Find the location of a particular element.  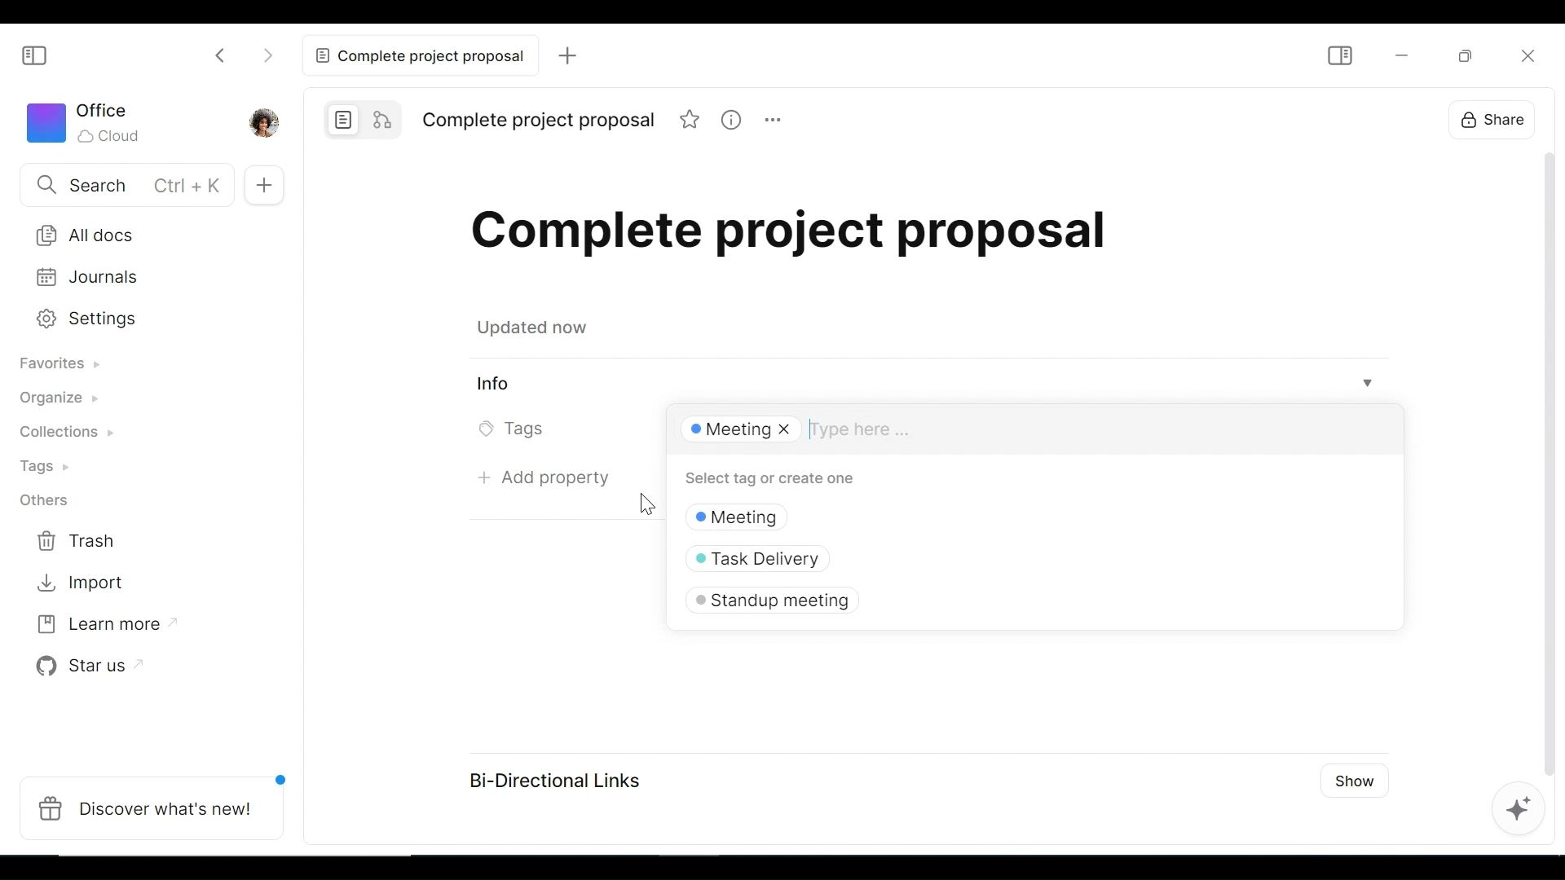

View Information is located at coordinates (928, 385).